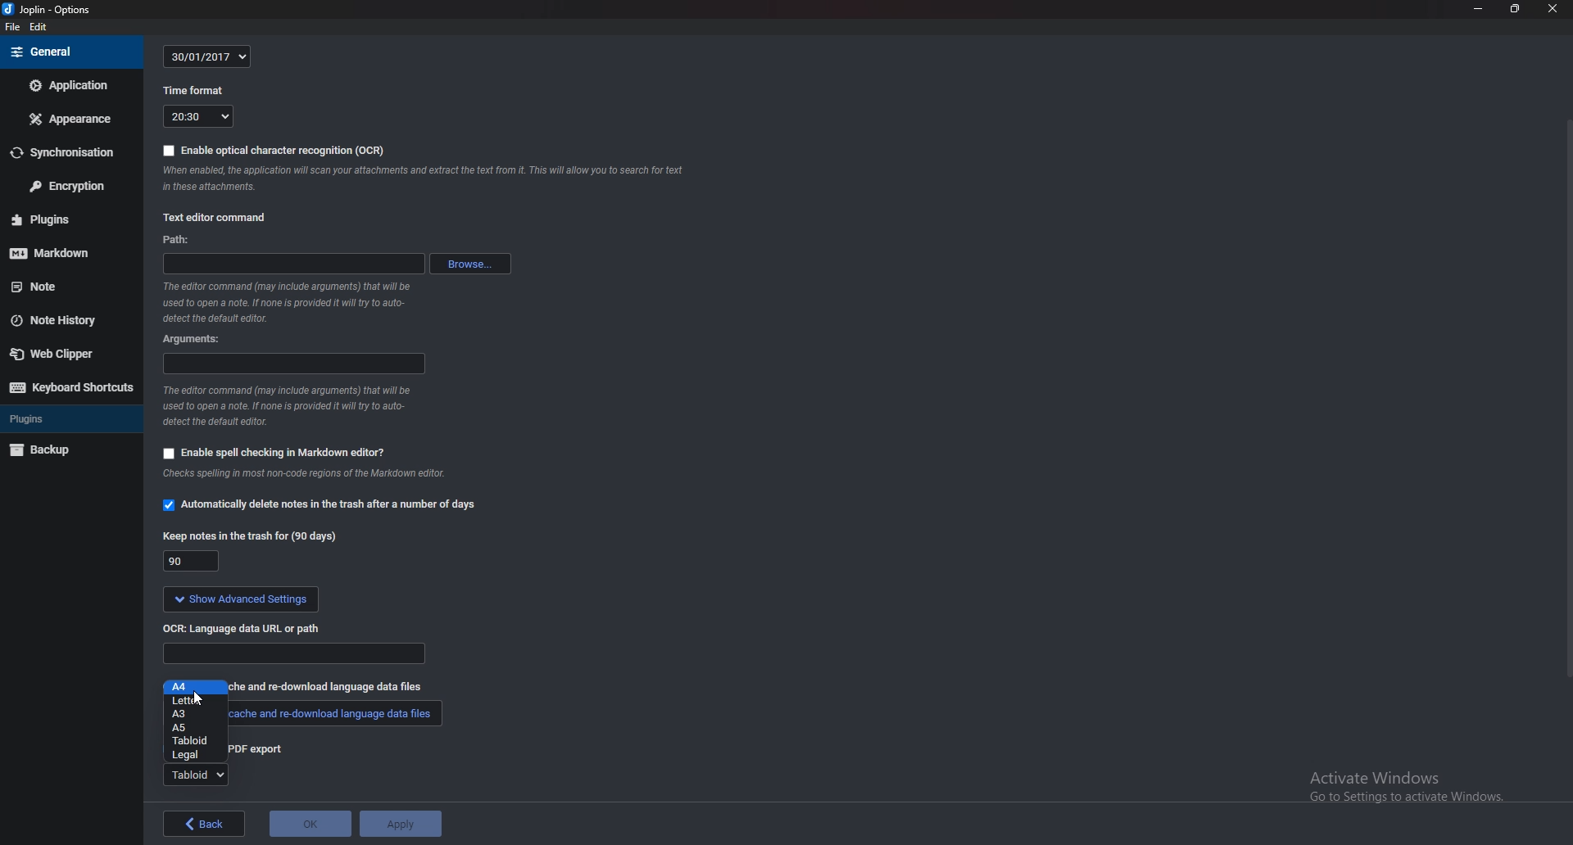 Image resolution: width=1573 pixels, height=845 pixels. What do you see at coordinates (197, 340) in the screenshot?
I see `argument` at bounding box center [197, 340].